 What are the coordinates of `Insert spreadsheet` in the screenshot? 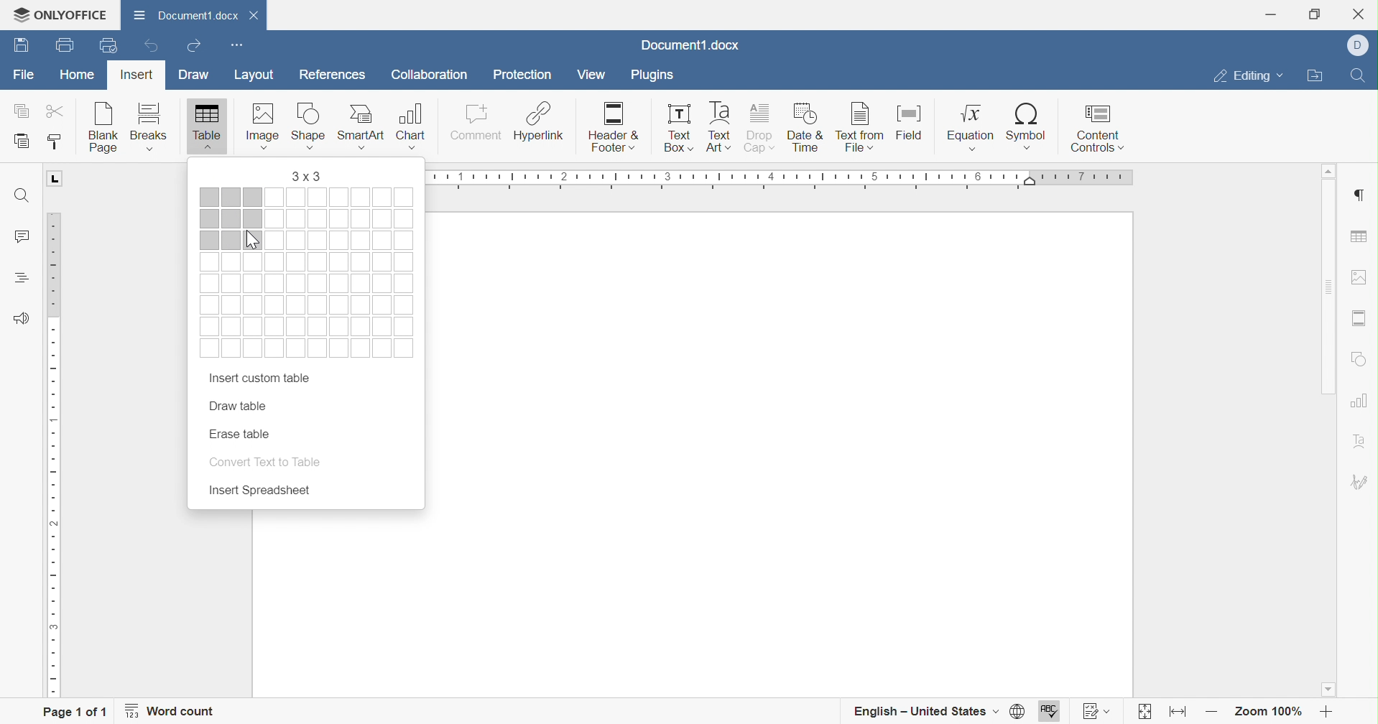 It's located at (259, 491).